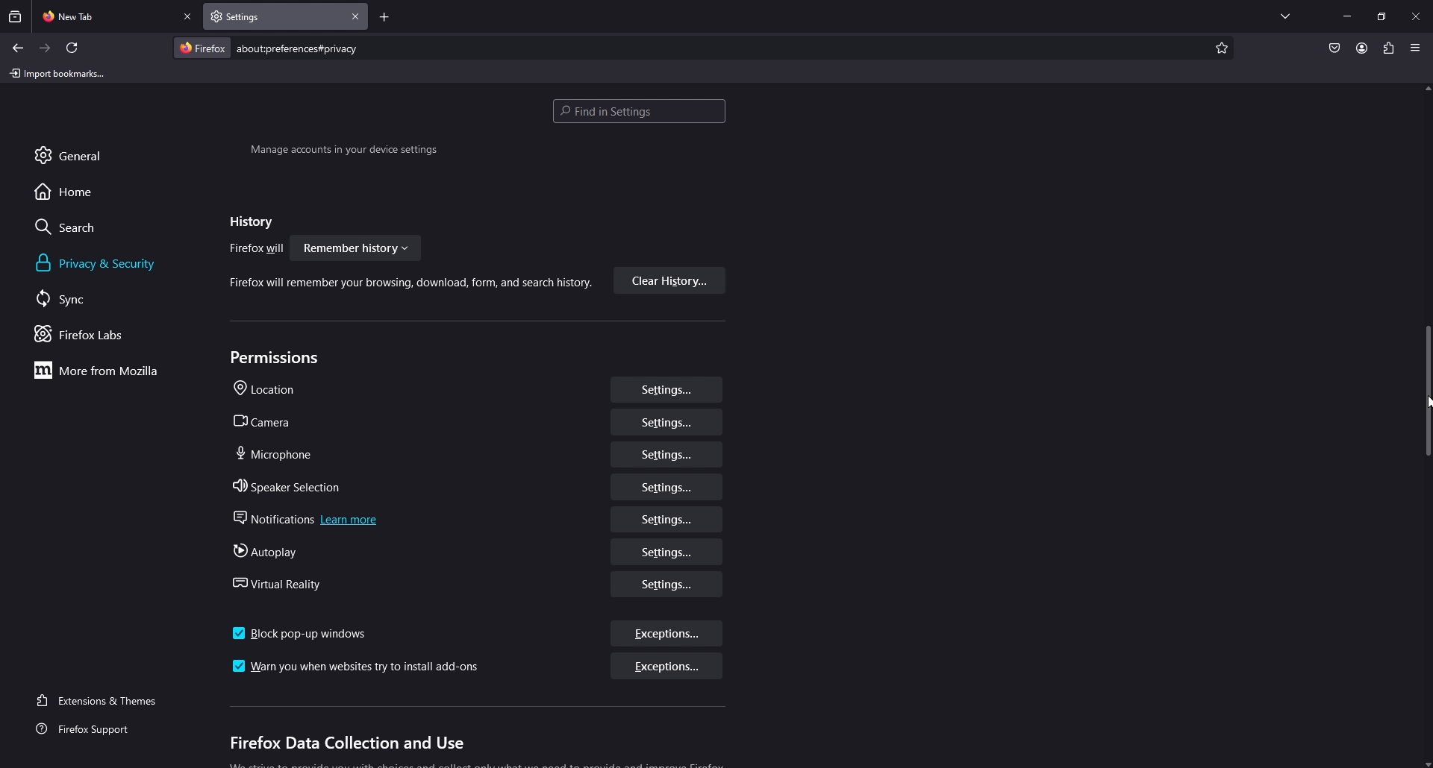 Image resolution: width=1433 pixels, height=768 pixels. I want to click on minimize, so click(1347, 15).